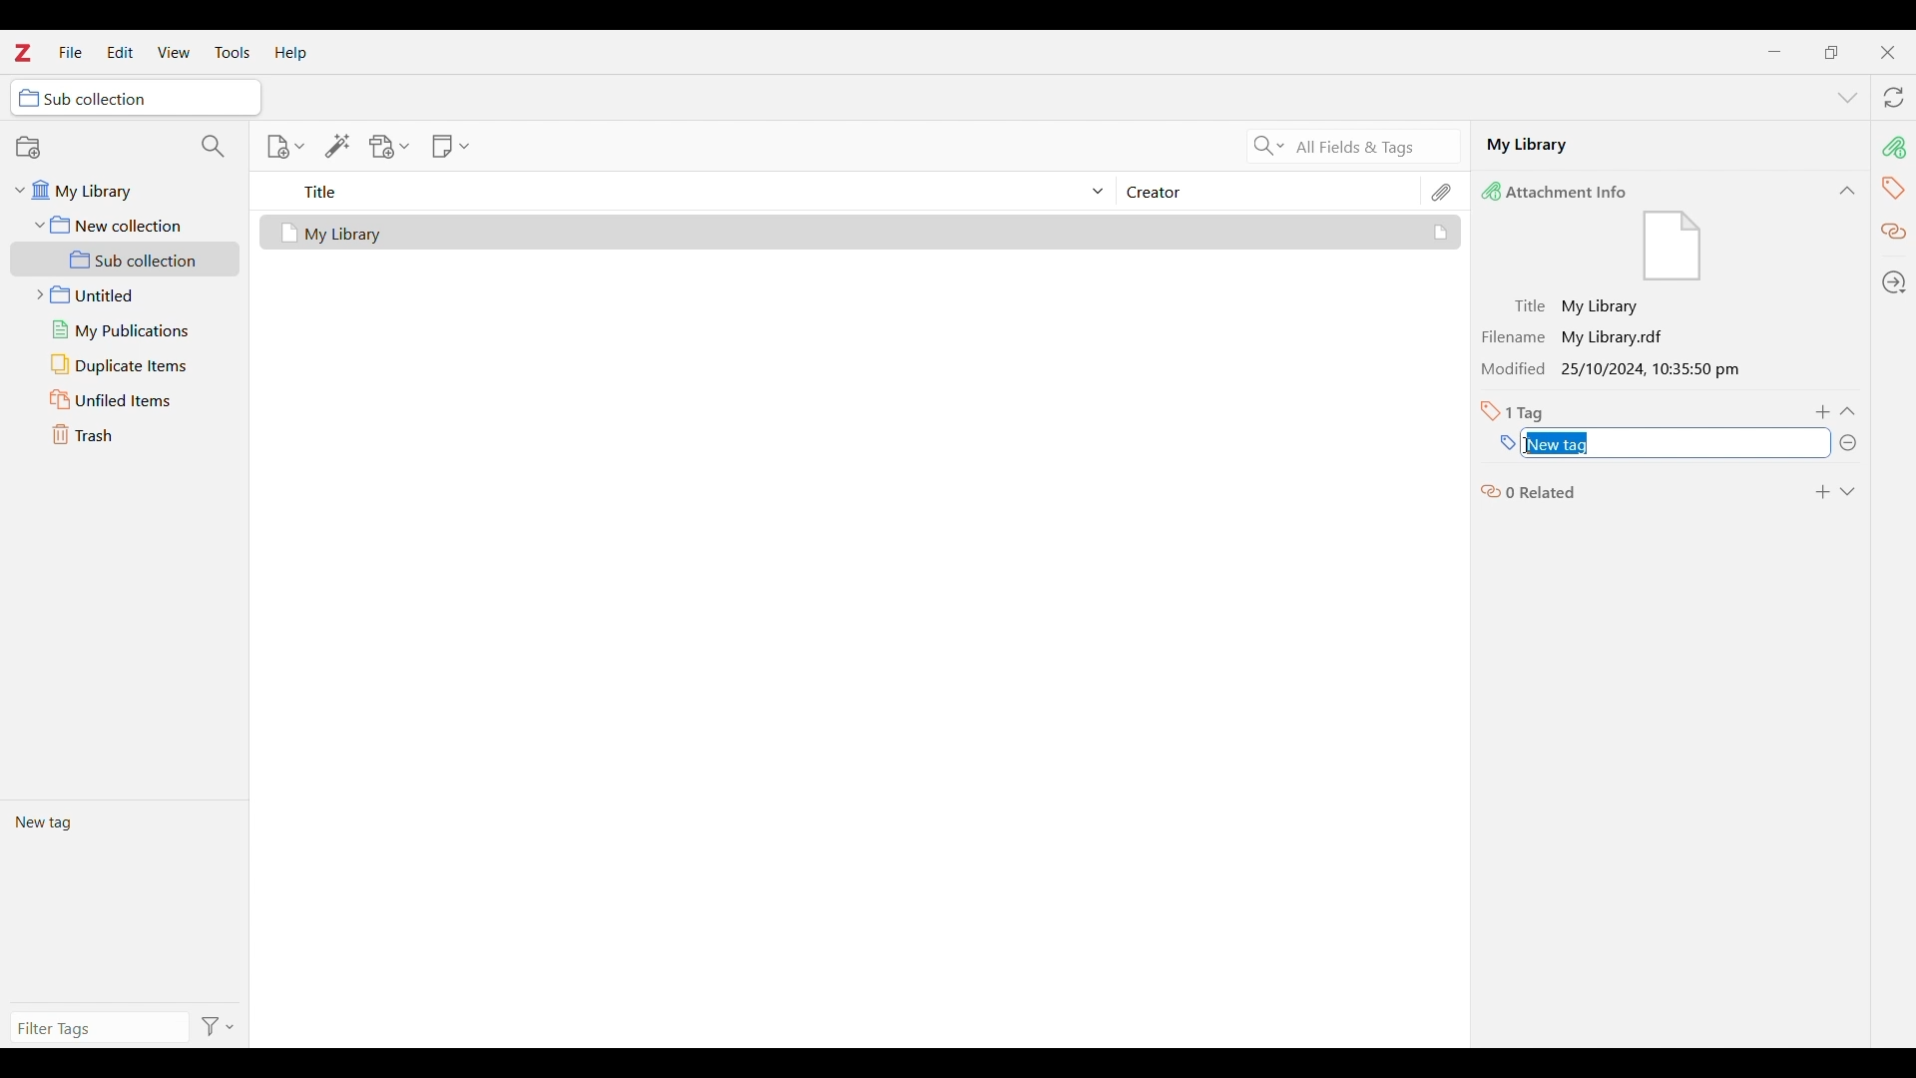 The height and width of the screenshot is (1078, 1916). What do you see at coordinates (1831, 52) in the screenshot?
I see `Show interface in a smaller tab` at bounding box center [1831, 52].